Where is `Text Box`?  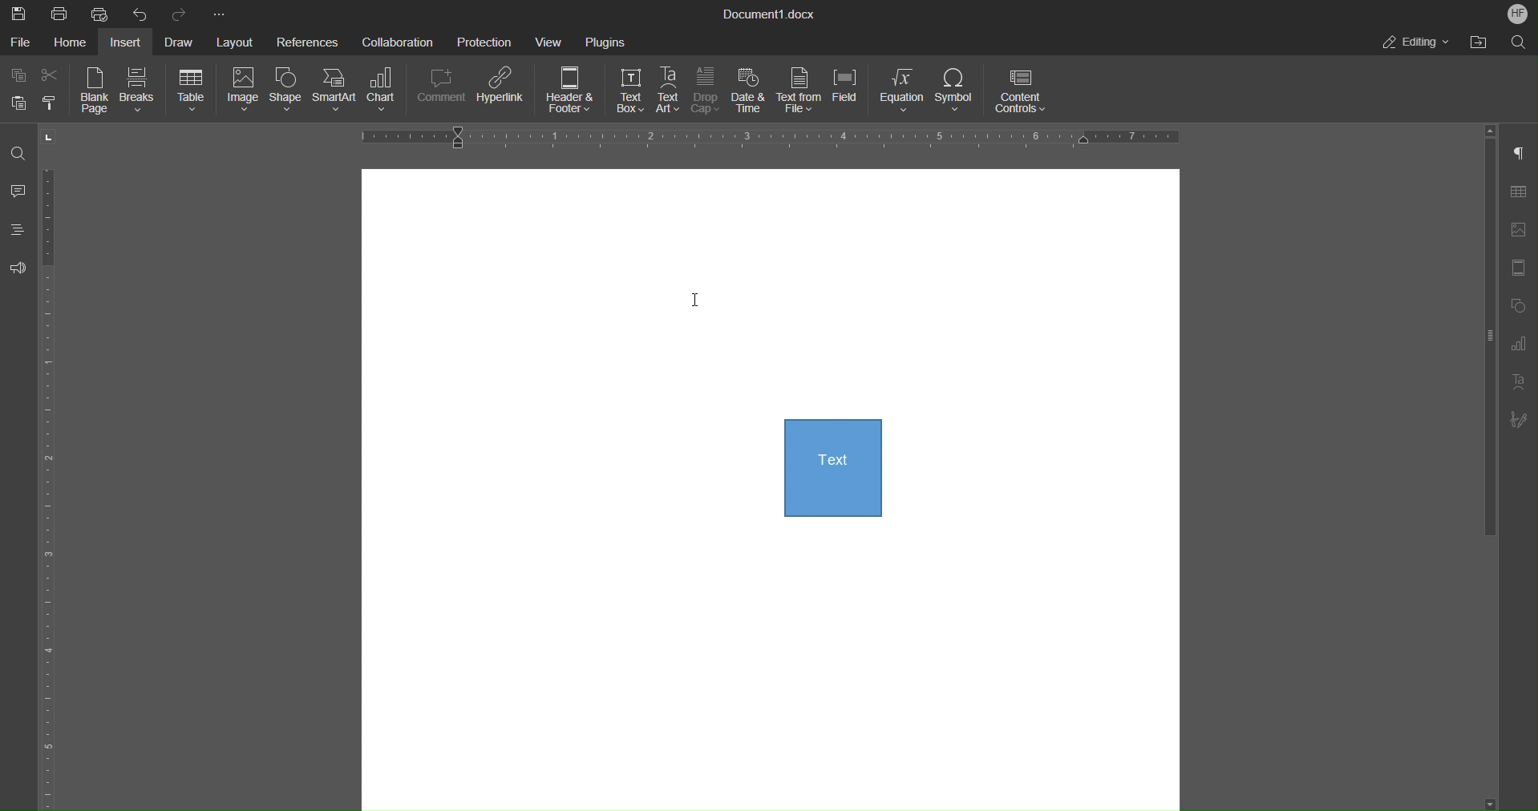 Text Box is located at coordinates (625, 92).